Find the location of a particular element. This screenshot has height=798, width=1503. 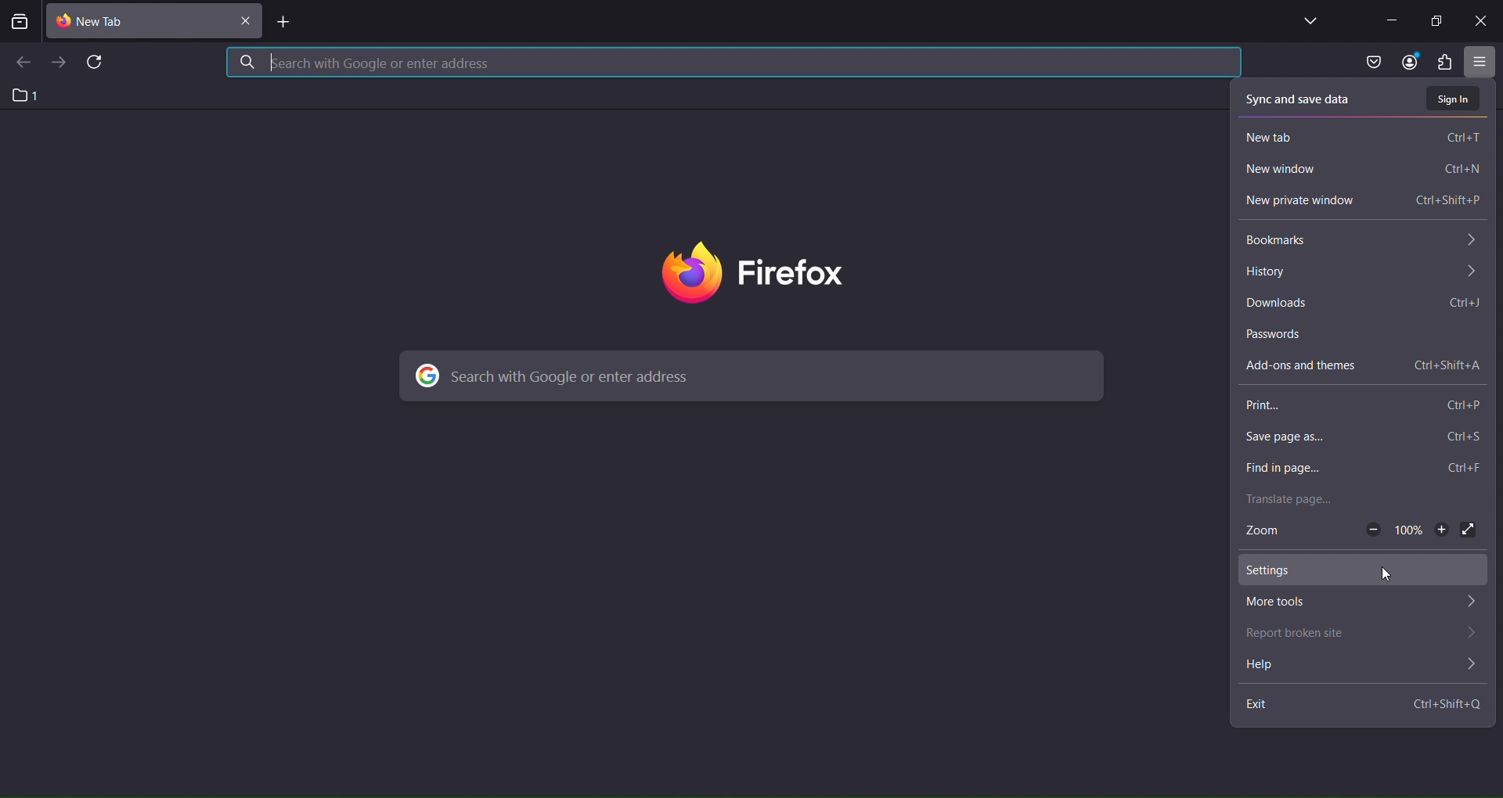

account is located at coordinates (1407, 62).